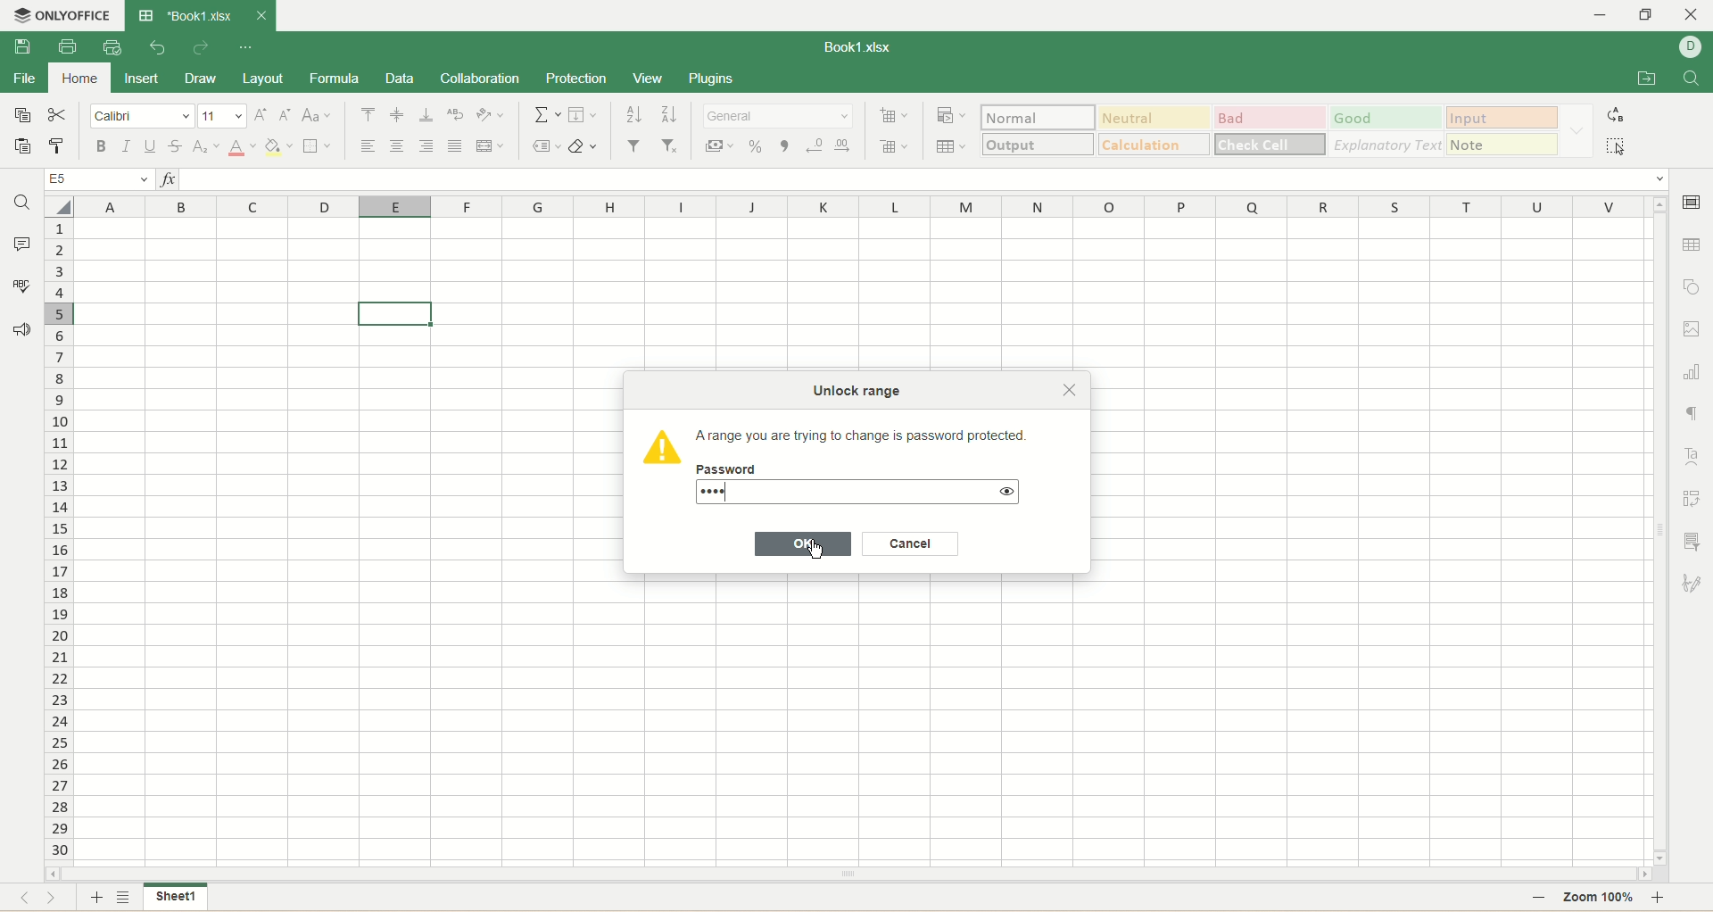  I want to click on find, so click(25, 204).